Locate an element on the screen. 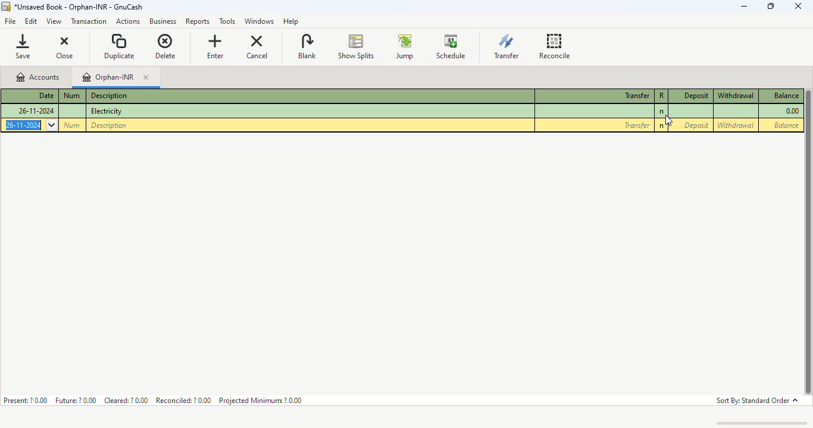  cancel is located at coordinates (257, 46).